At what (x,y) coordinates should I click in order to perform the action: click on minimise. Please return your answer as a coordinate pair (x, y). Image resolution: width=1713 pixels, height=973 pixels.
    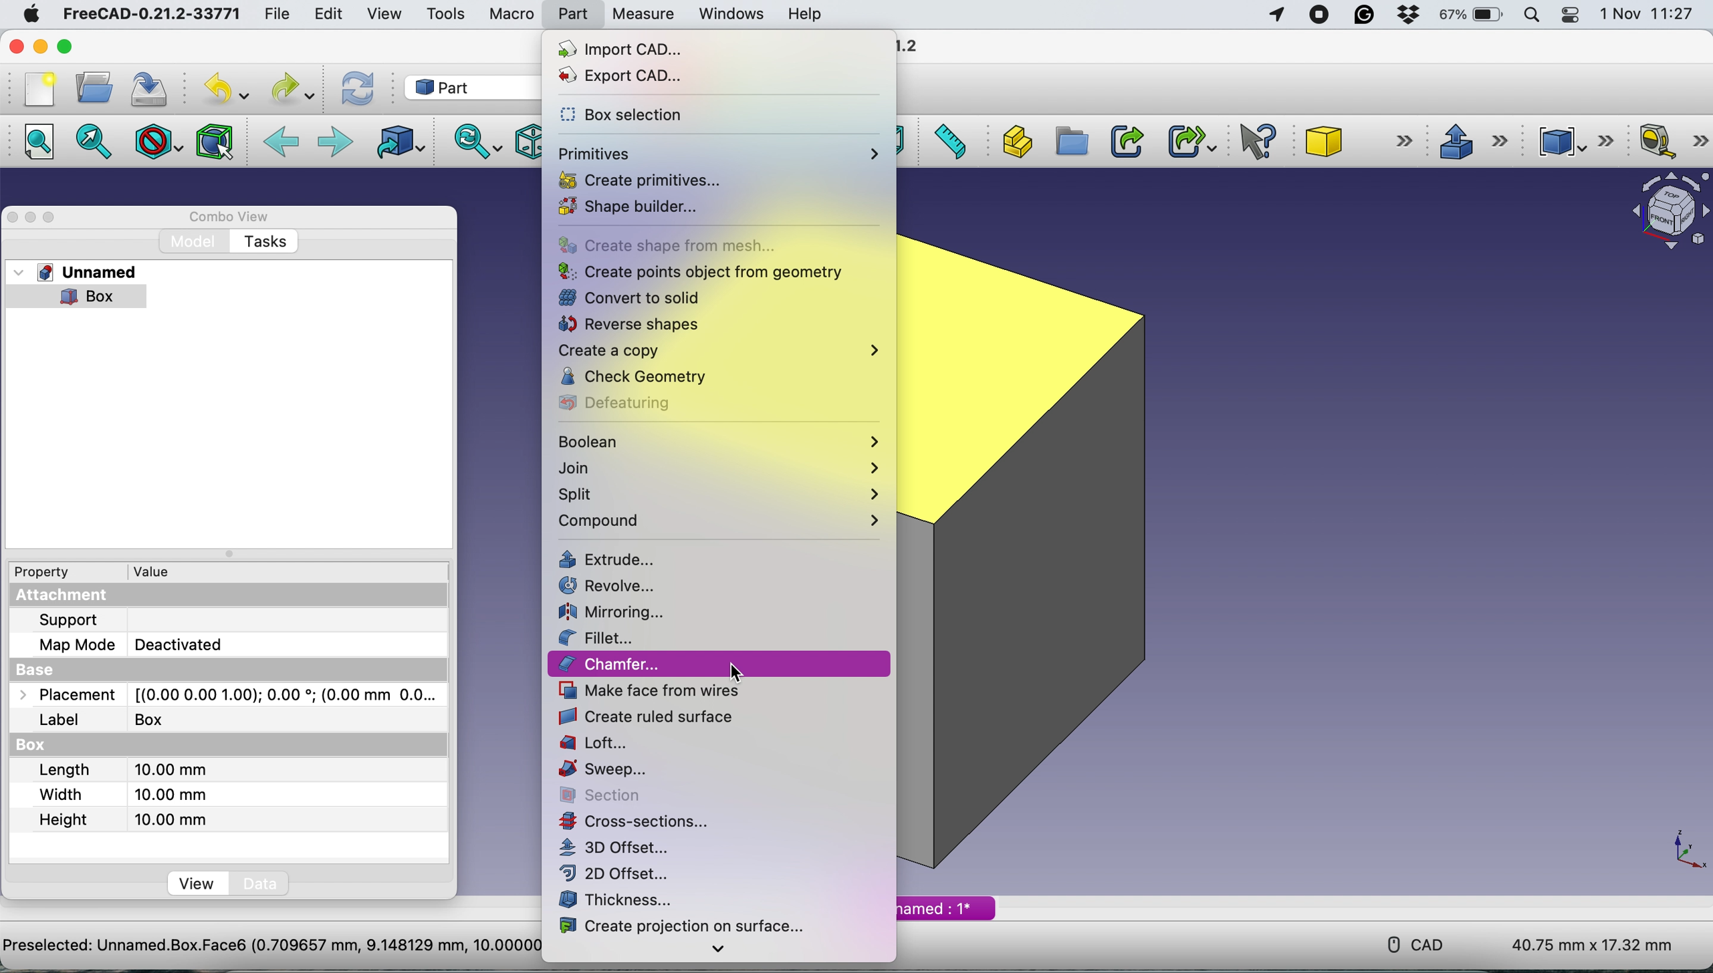
    Looking at the image, I should click on (31, 217).